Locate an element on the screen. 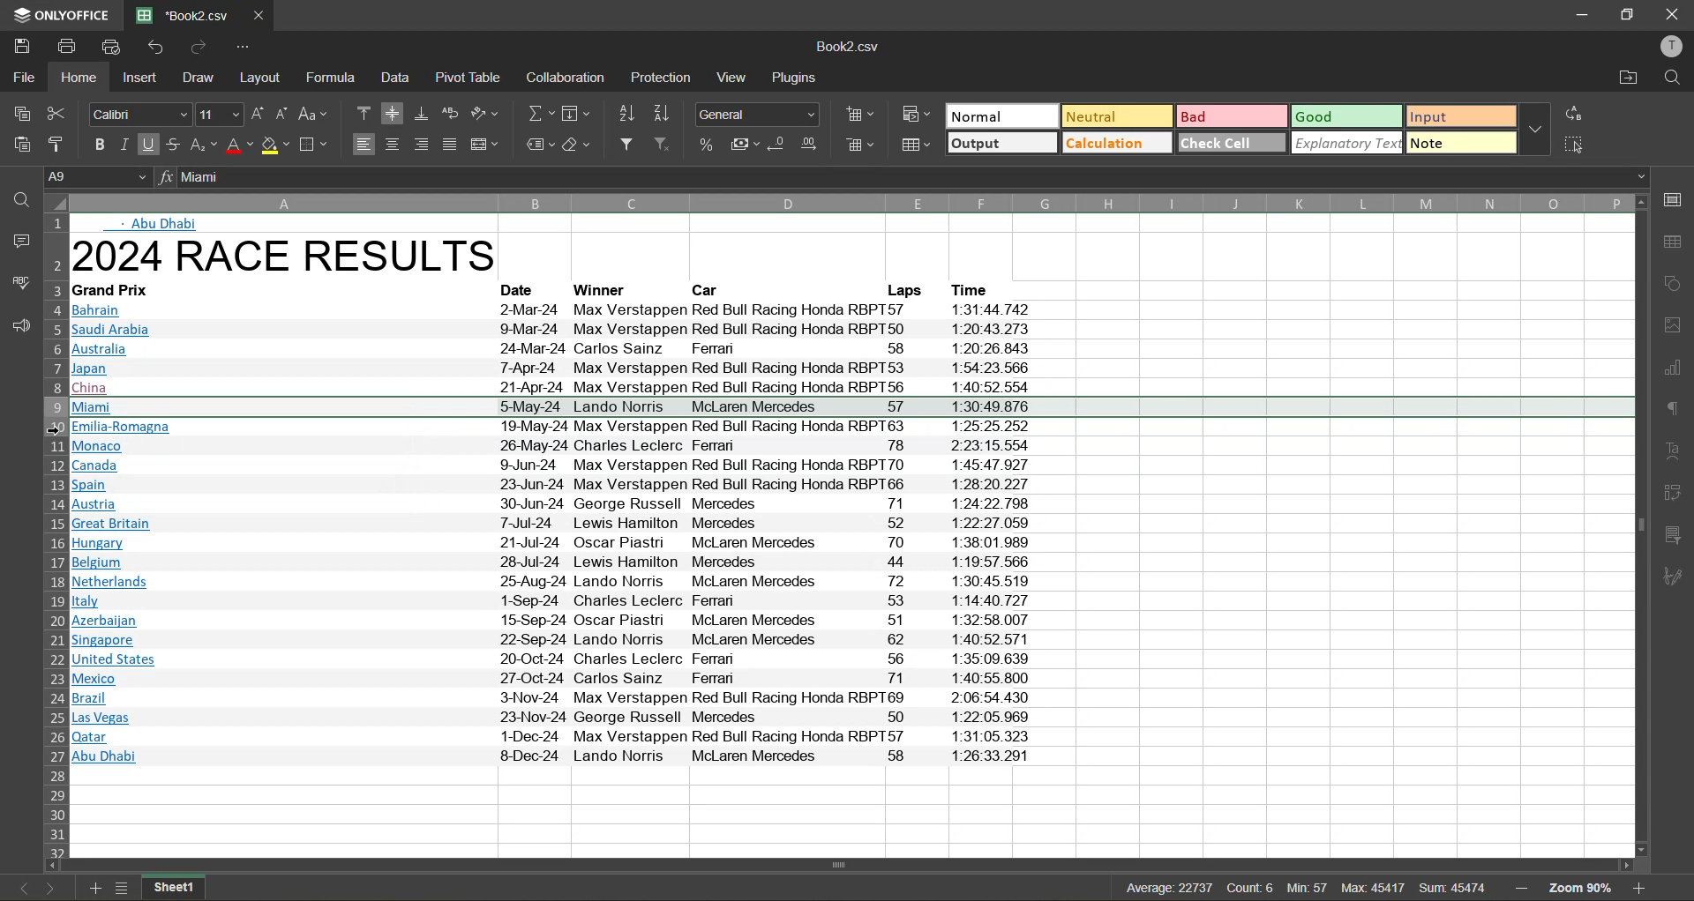 The height and width of the screenshot is (901, 1694). Car is located at coordinates (711, 289).